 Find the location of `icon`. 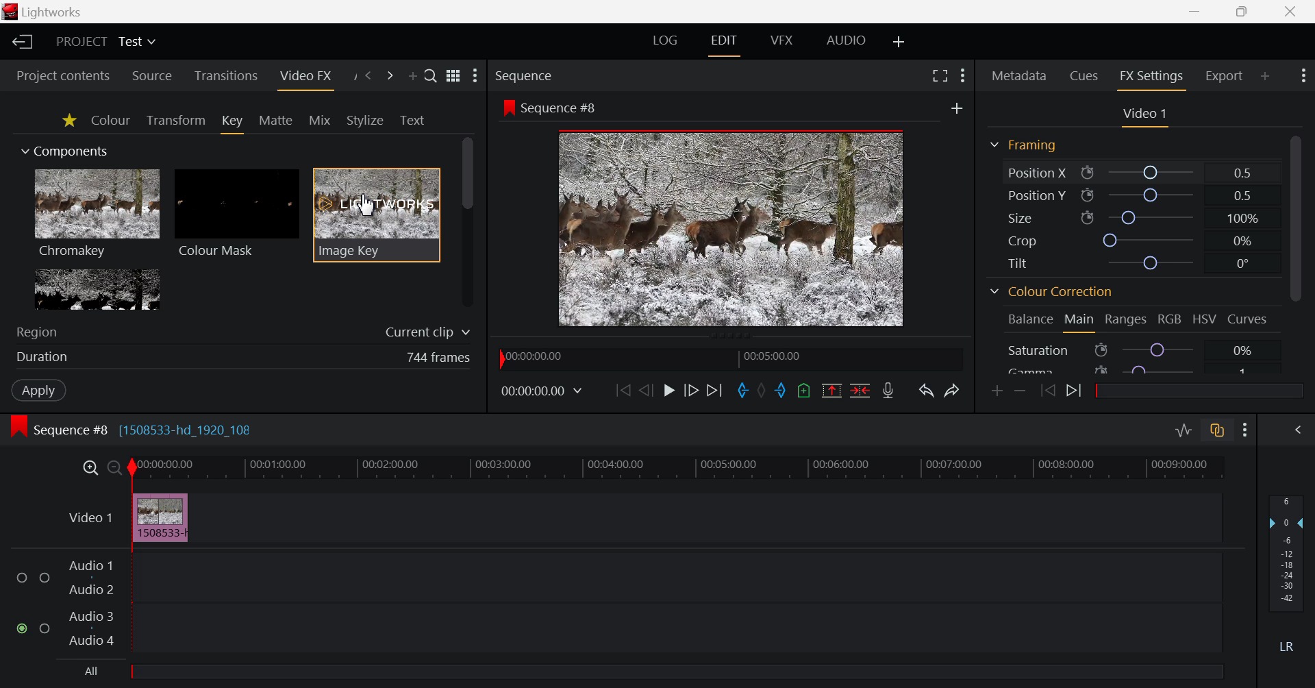

icon is located at coordinates (18, 428).